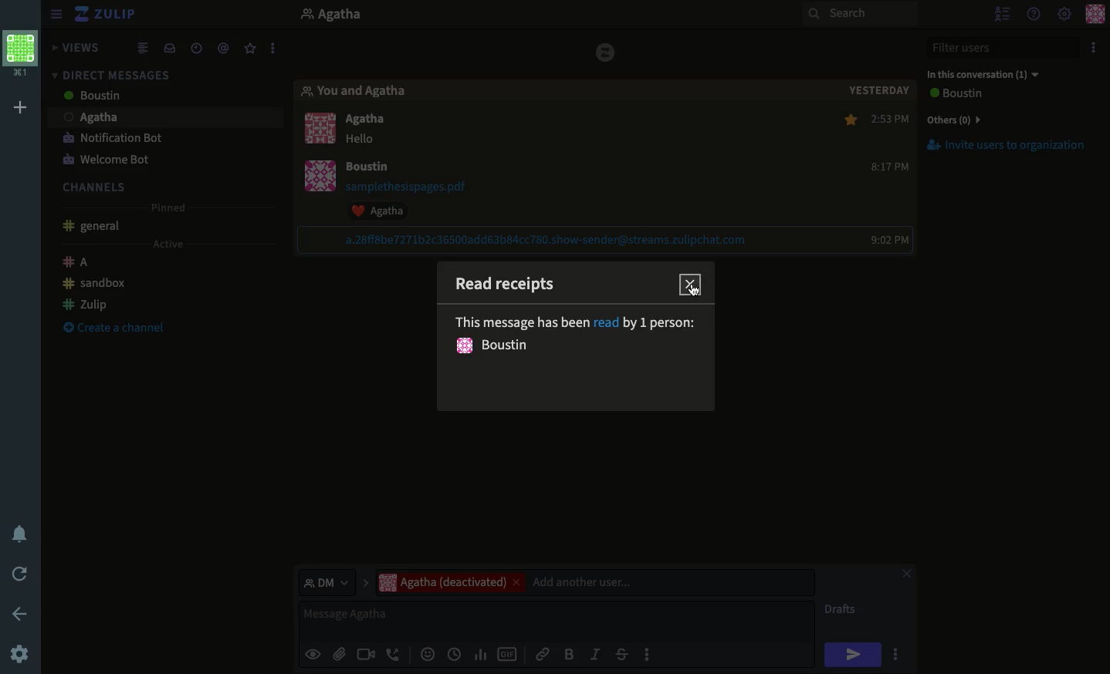  Describe the element at coordinates (110, 329) in the screenshot. I see `Create a channel` at that location.